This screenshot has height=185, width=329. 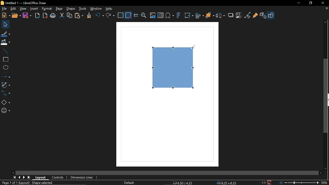 I want to click on Transformations, so click(x=189, y=16).